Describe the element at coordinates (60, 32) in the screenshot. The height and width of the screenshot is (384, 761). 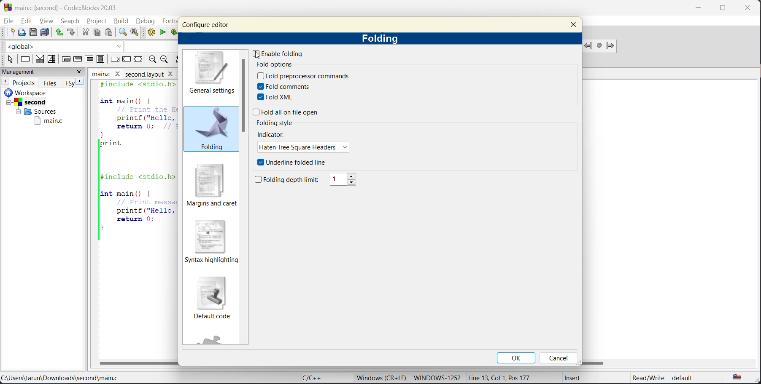
I see `undo` at that location.